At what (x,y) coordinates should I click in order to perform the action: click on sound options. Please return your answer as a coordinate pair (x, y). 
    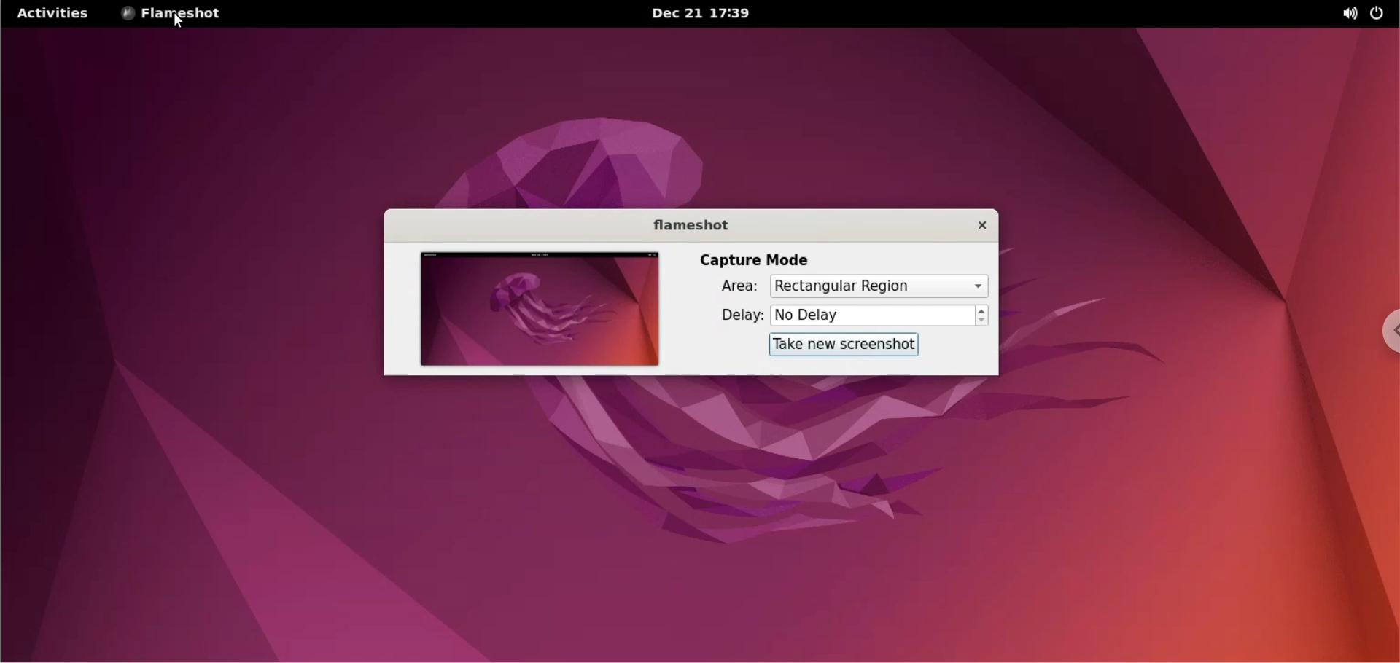
    Looking at the image, I should click on (1344, 13).